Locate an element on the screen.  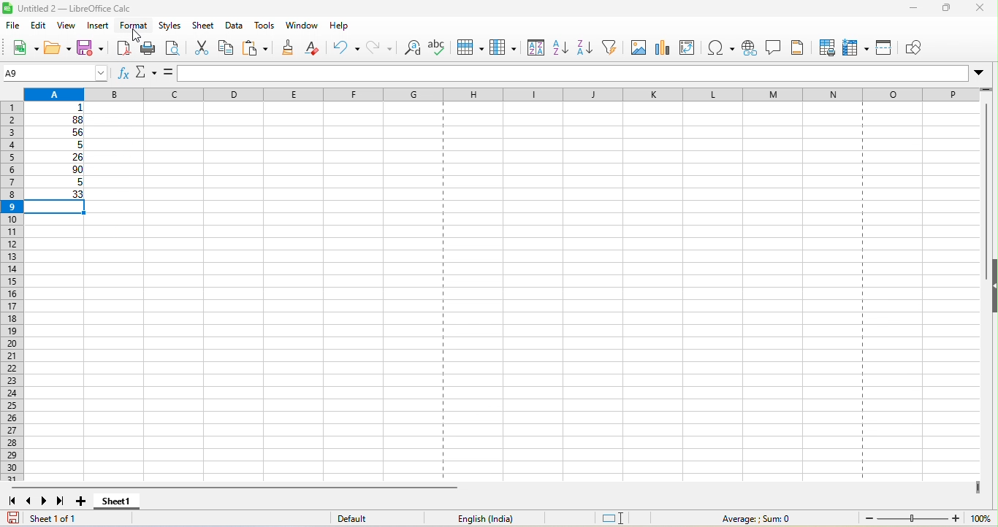
function wizard is located at coordinates (123, 74).